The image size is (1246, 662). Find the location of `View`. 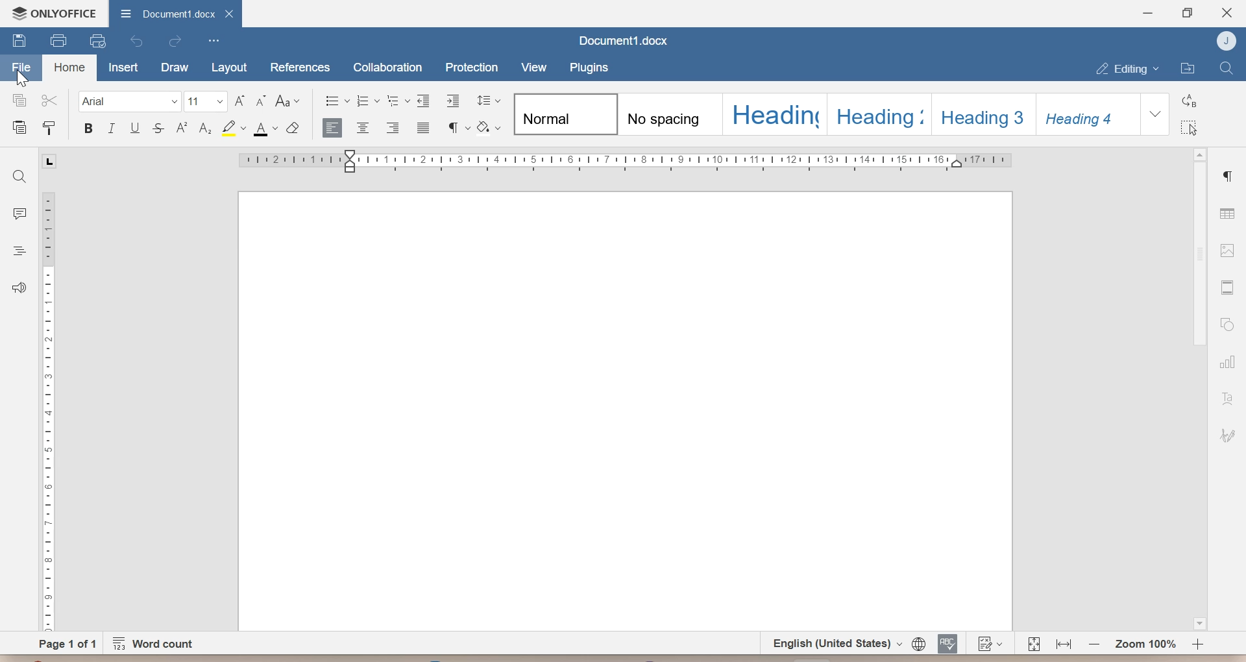

View is located at coordinates (532, 66).